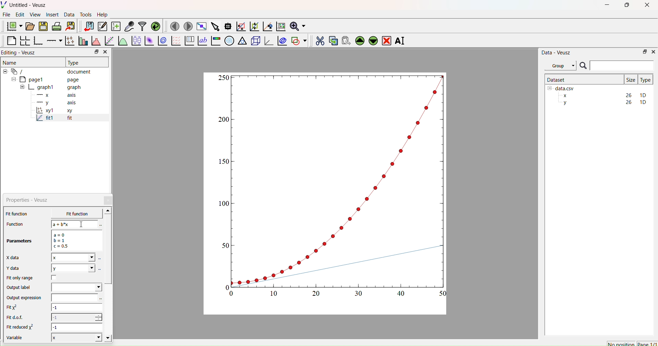 This screenshot has width=658, height=346. I want to click on Arrange graphs in grid, so click(25, 41).